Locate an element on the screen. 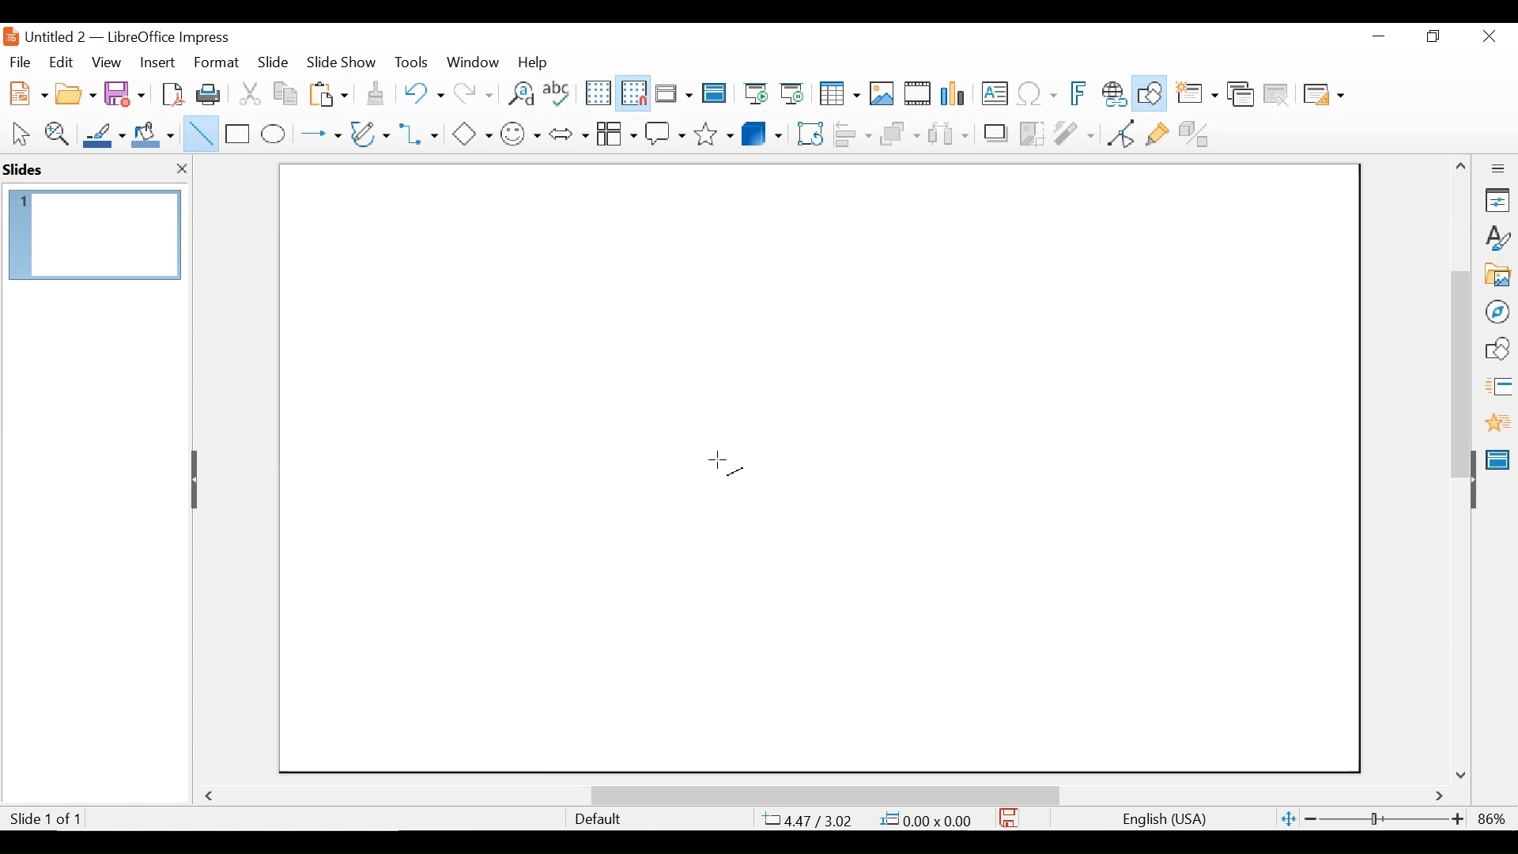 The height and width of the screenshot is (854, 1518). Basic Shapes is located at coordinates (471, 132).